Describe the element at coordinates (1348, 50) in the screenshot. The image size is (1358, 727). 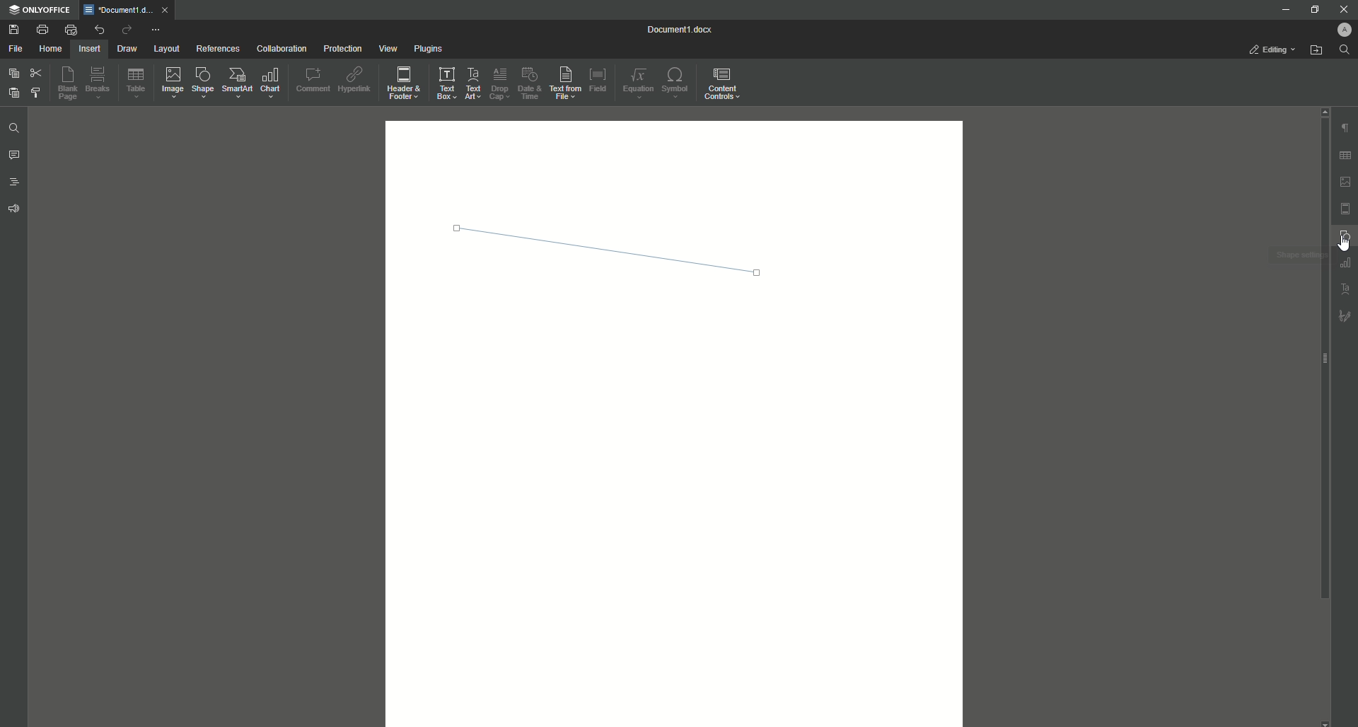
I see `Find` at that location.